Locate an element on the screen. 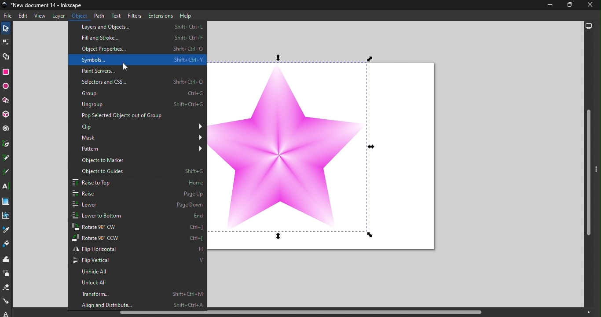 The height and width of the screenshot is (317, 601). Gradient tool is located at coordinates (7, 202).